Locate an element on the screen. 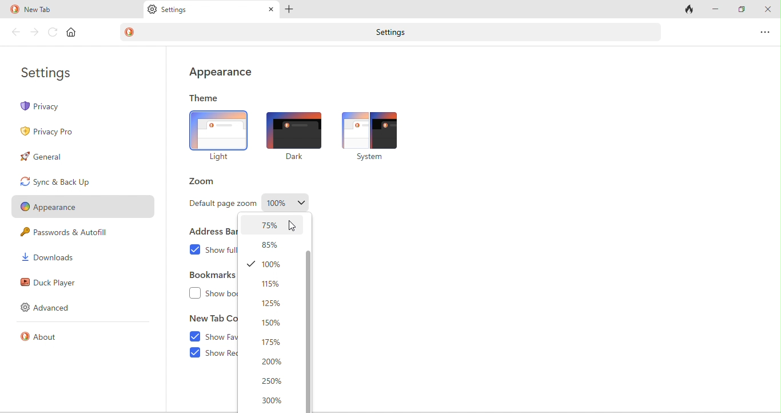 This screenshot has height=413, width=781. address bar is located at coordinates (213, 231).